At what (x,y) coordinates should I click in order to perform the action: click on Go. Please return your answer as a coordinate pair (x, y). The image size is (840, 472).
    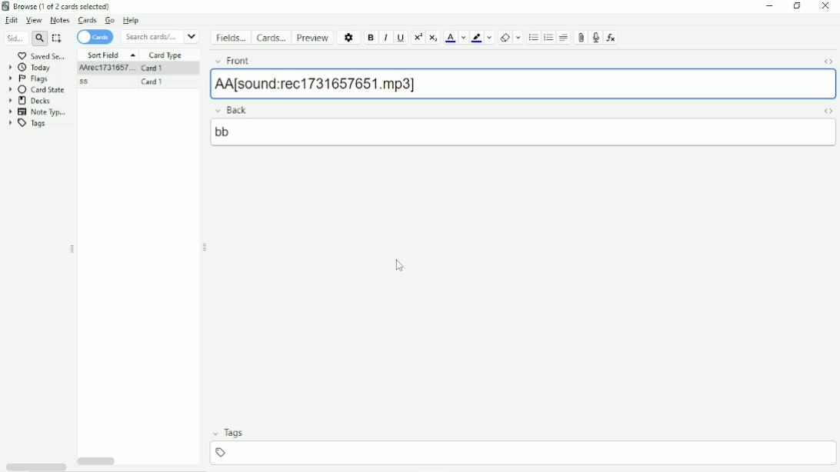
    Looking at the image, I should click on (110, 20).